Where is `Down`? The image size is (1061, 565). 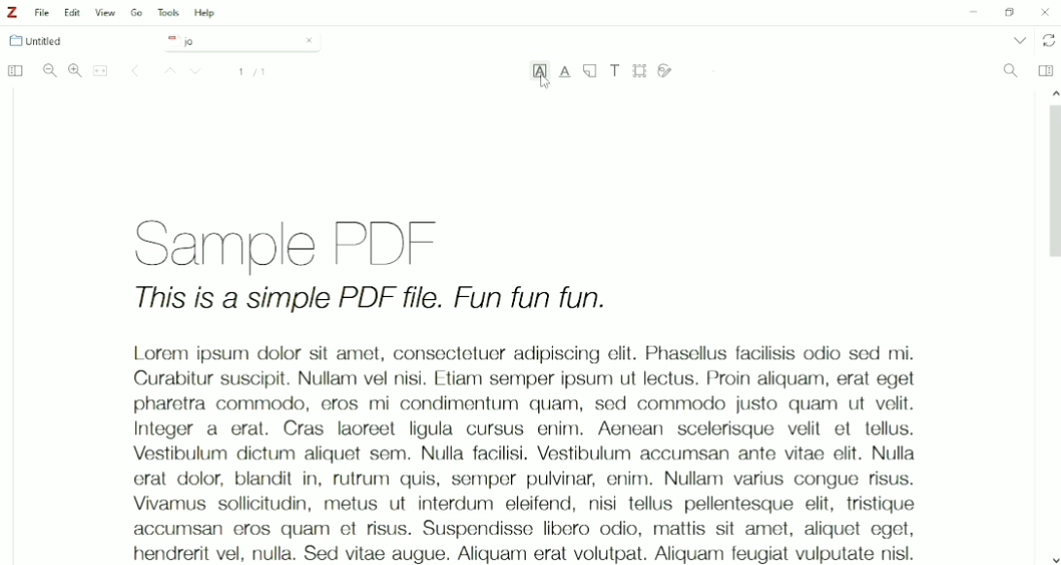
Down is located at coordinates (1054, 558).